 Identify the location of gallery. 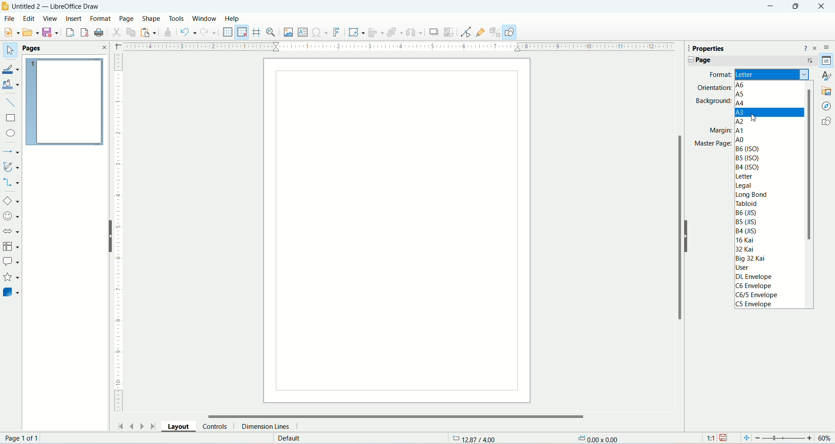
(827, 91).